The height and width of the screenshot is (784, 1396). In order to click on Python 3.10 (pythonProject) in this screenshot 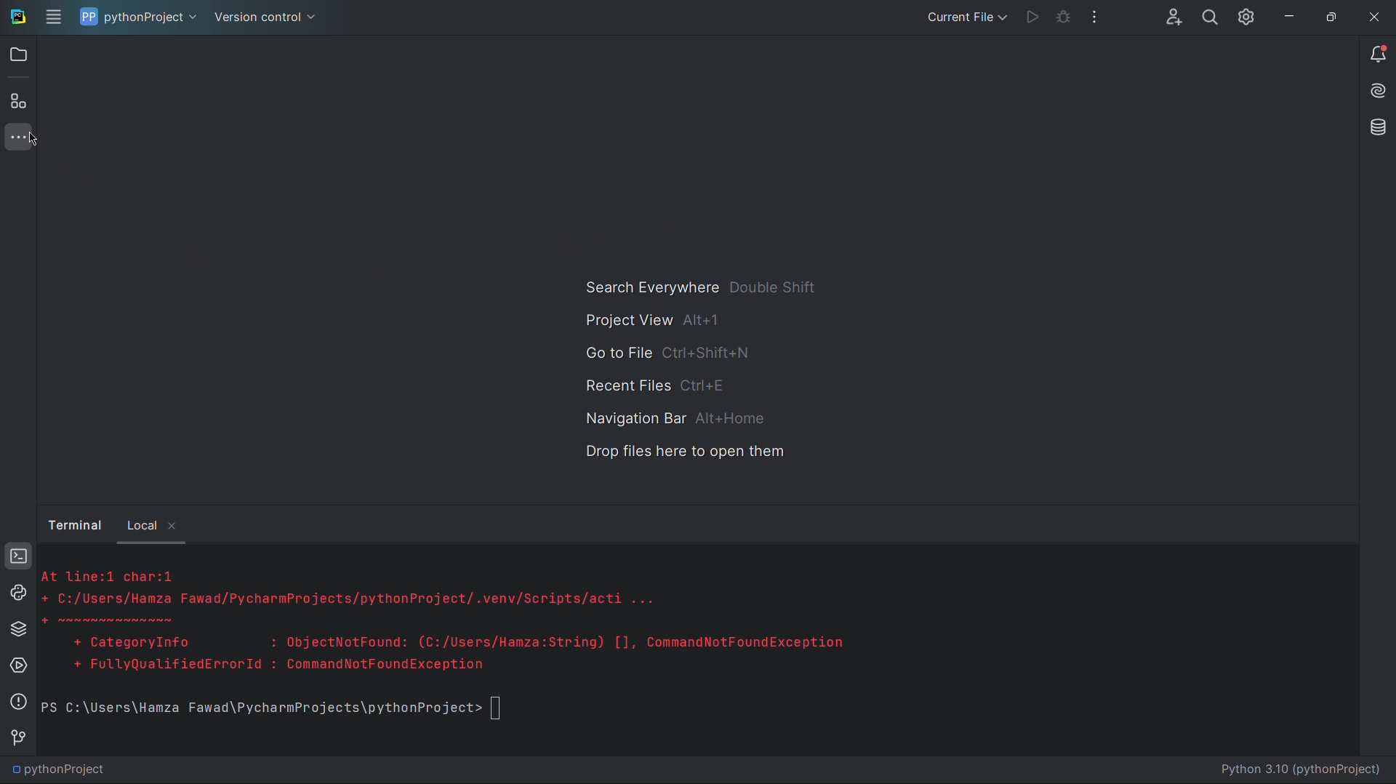, I will do `click(1306, 771)`.